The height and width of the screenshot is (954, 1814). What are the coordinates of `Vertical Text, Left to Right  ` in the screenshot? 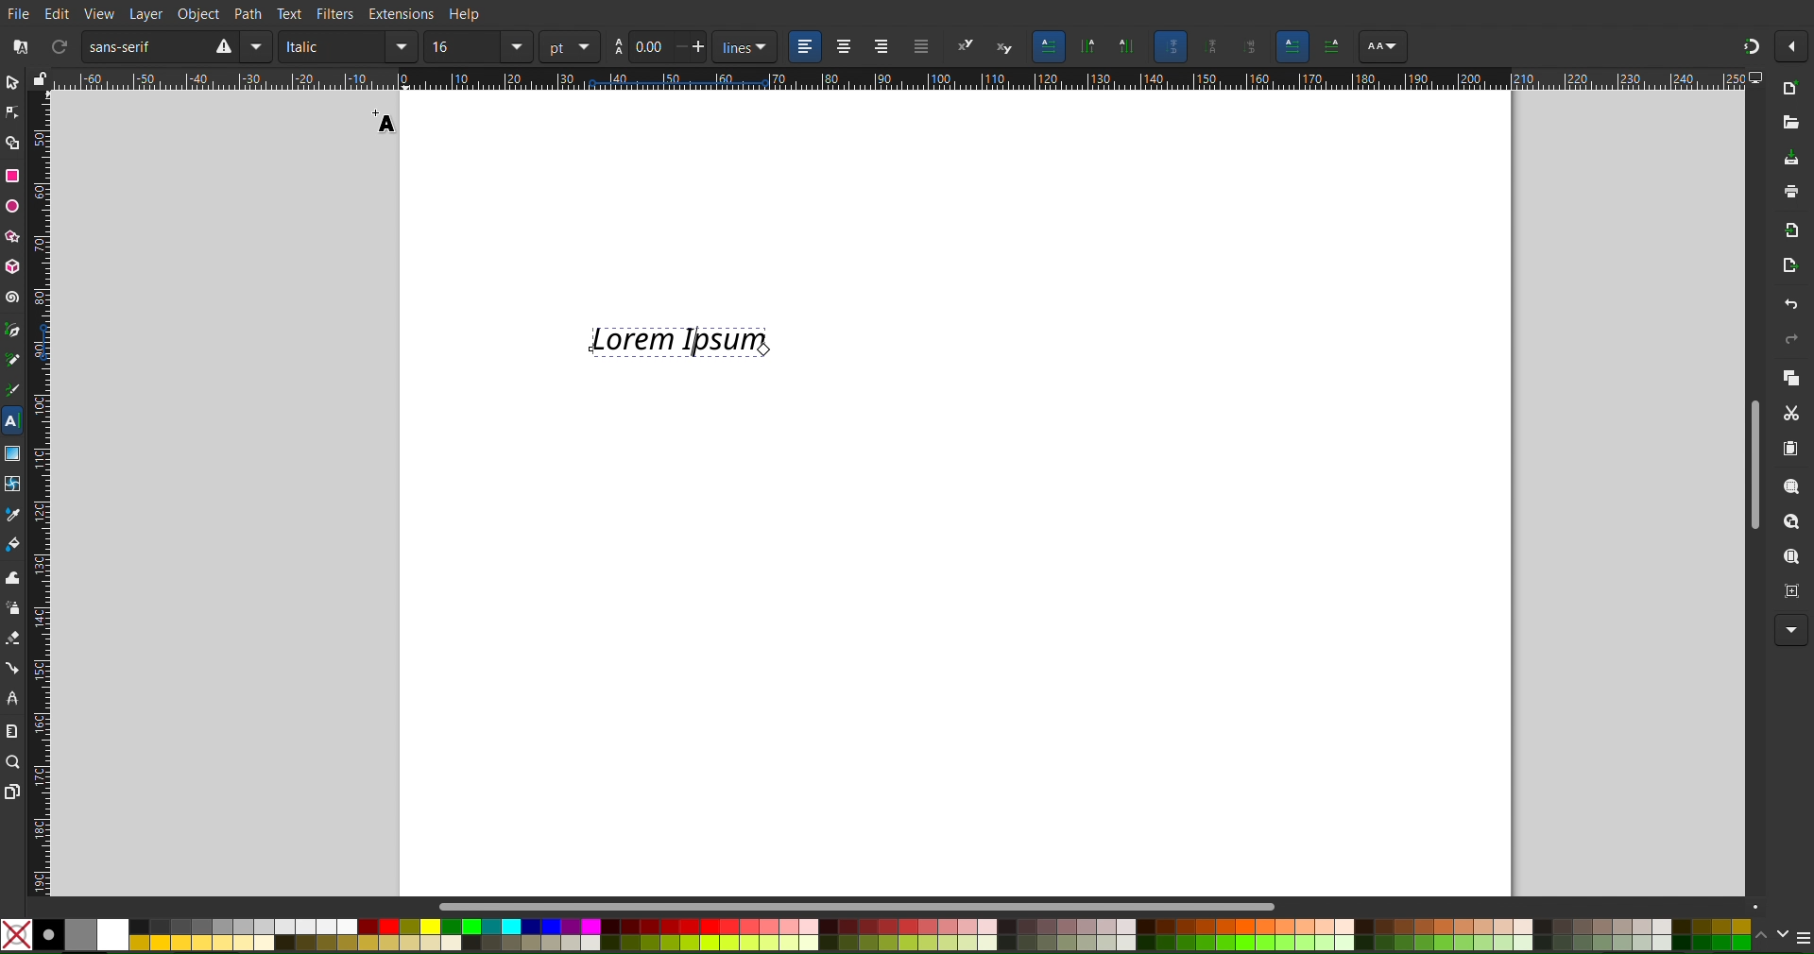 It's located at (1125, 48).